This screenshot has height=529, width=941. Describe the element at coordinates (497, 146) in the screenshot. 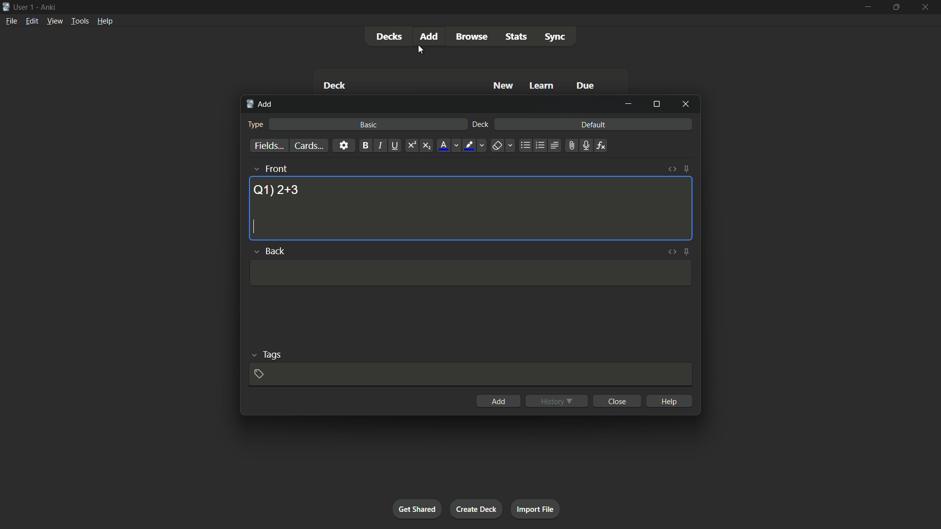

I see `remove formatting` at that location.